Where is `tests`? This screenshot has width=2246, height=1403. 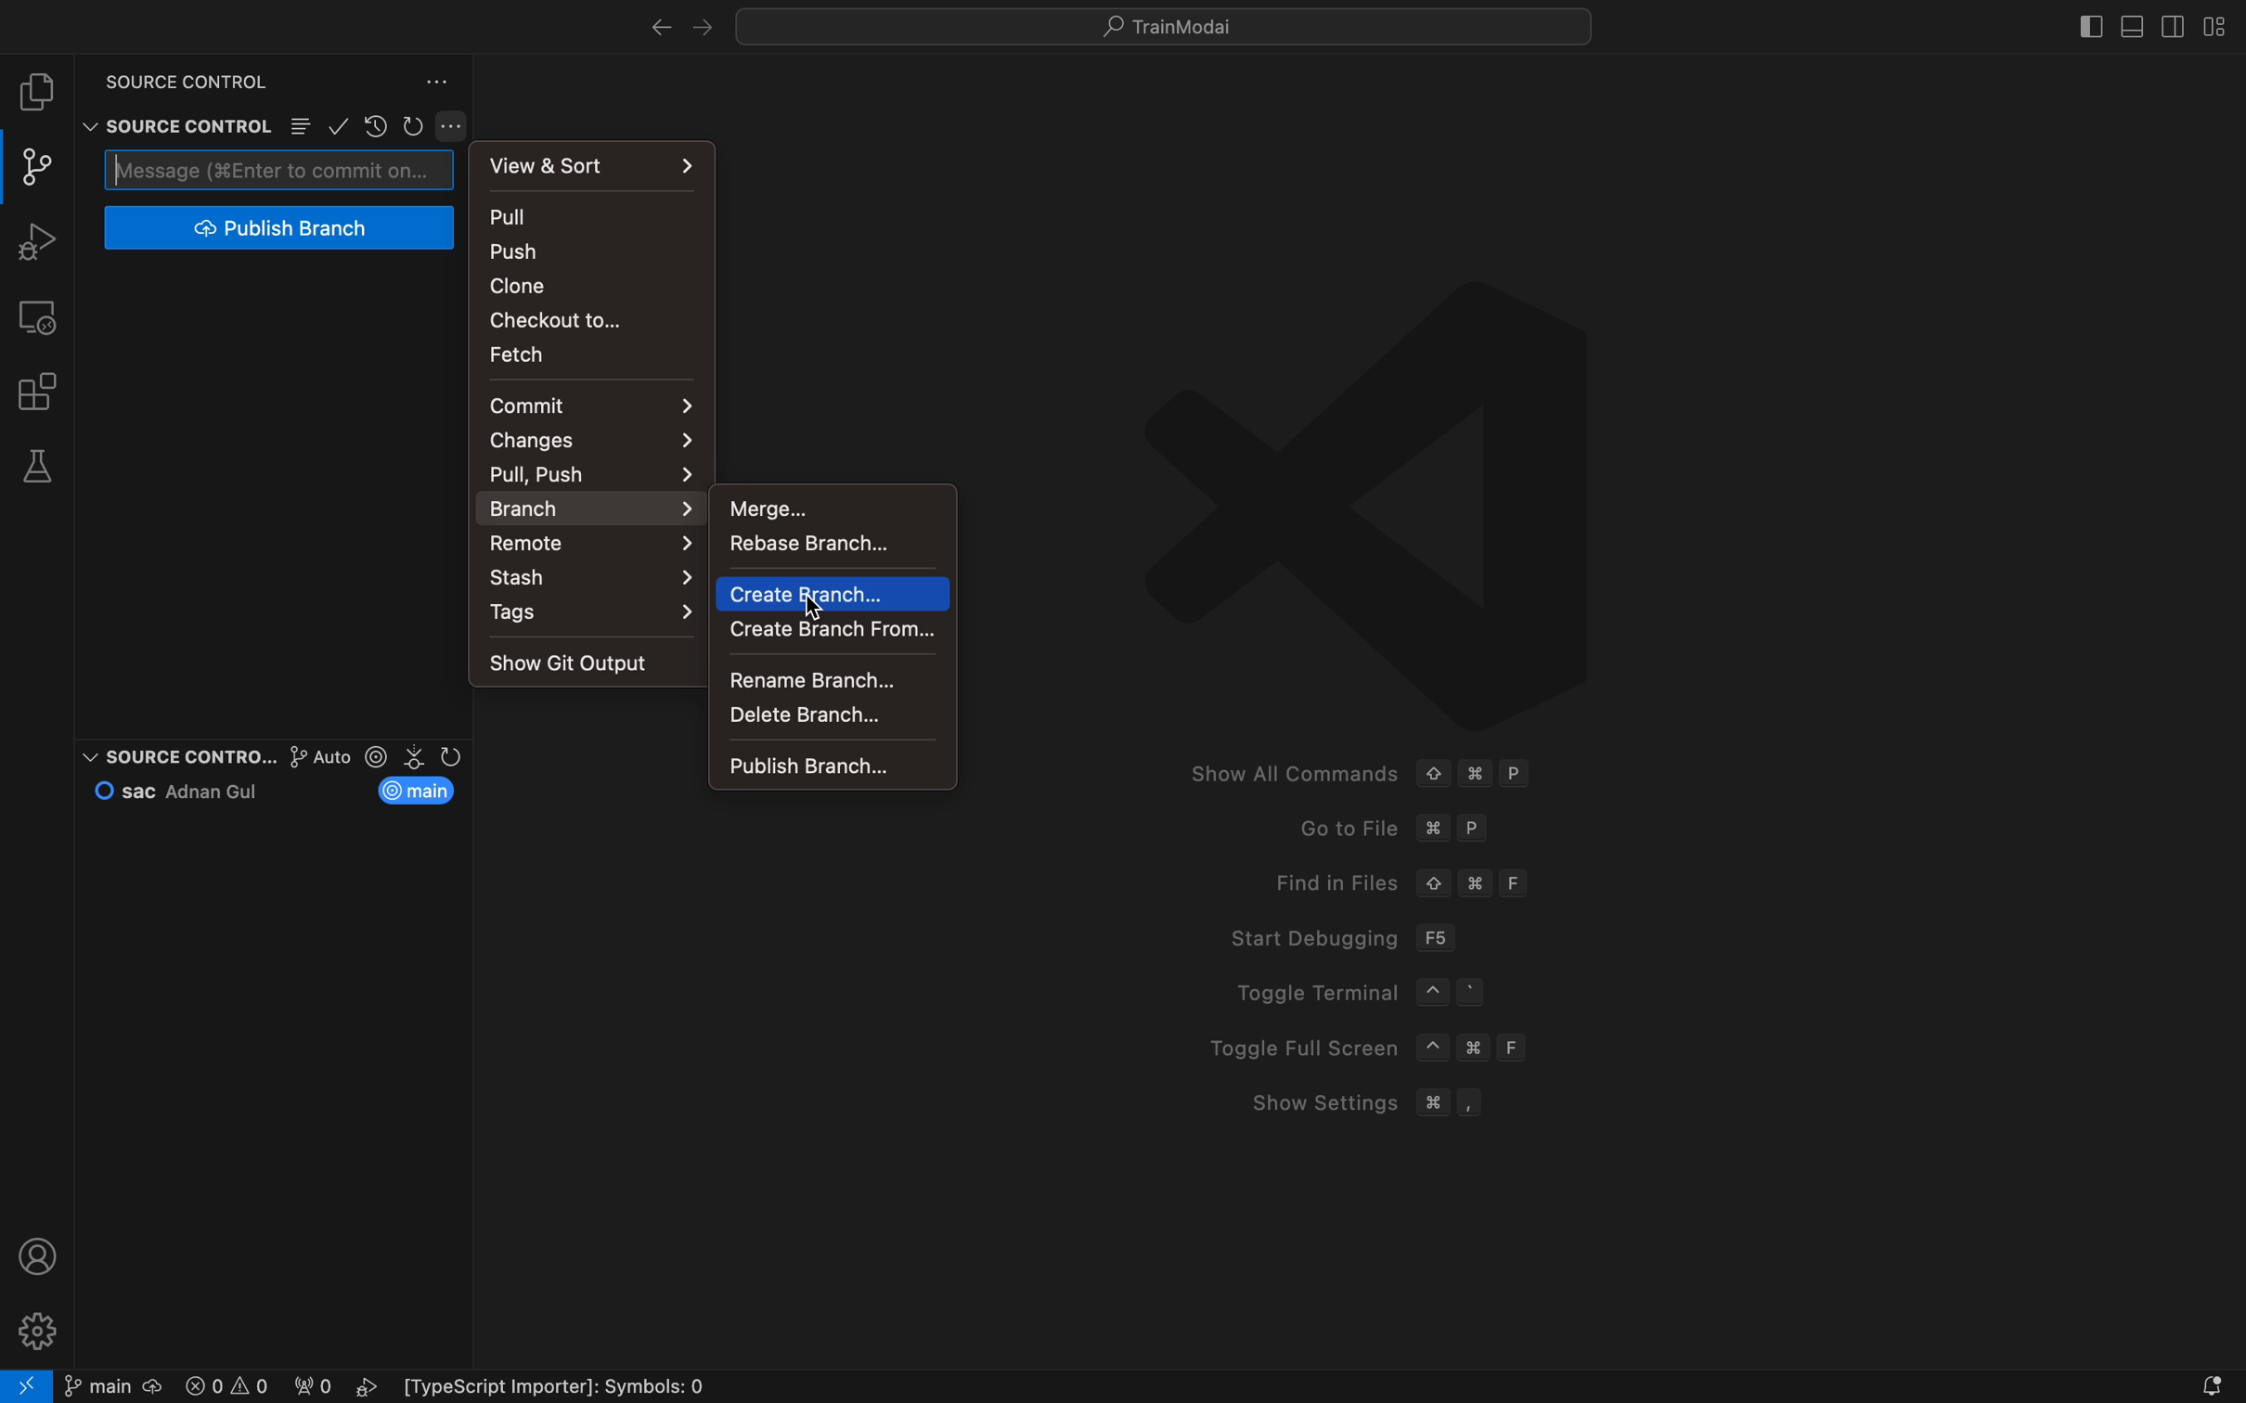
tests is located at coordinates (44, 468).